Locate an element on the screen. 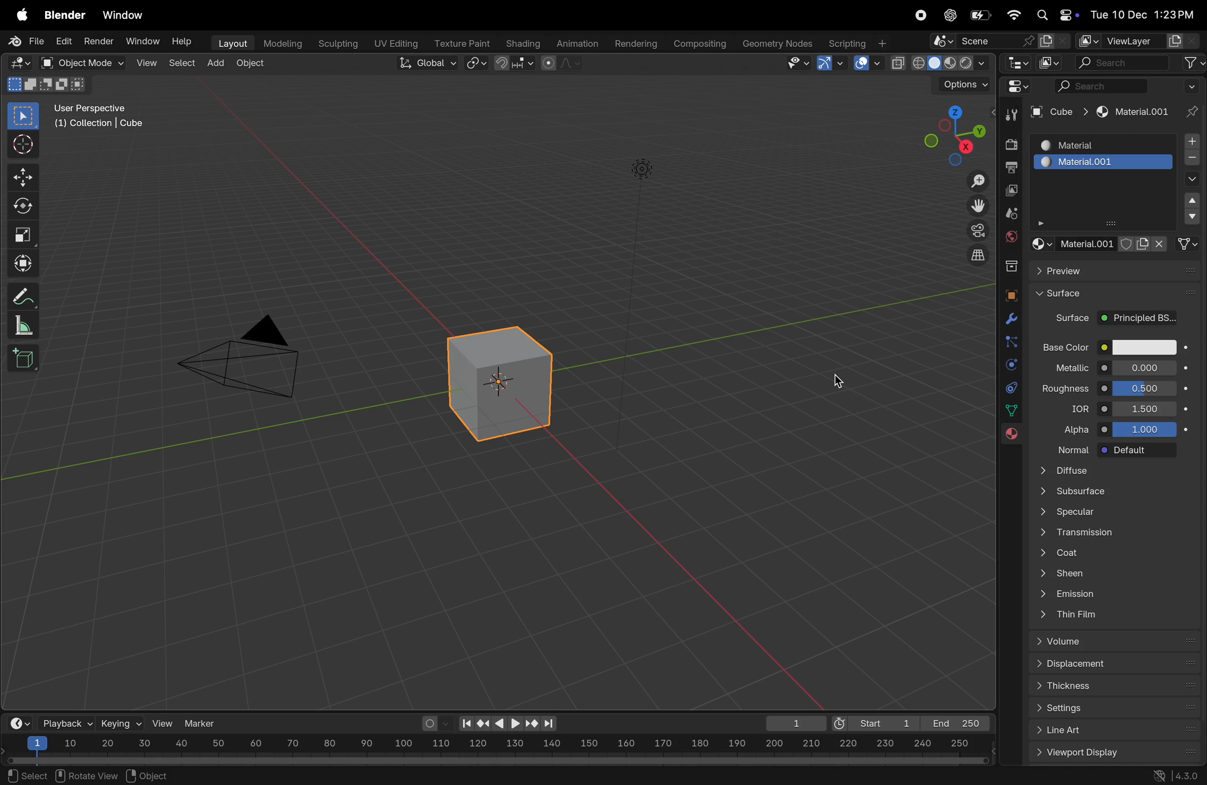 Image resolution: width=1207 pixels, height=785 pixels. object is located at coordinates (251, 64).